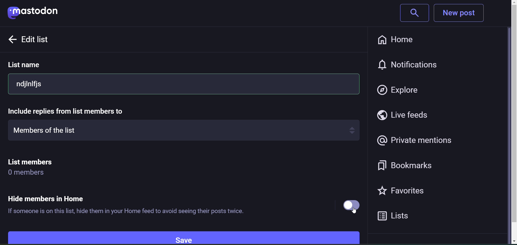 The image size is (517, 245). What do you see at coordinates (415, 141) in the screenshot?
I see `private mentions` at bounding box center [415, 141].